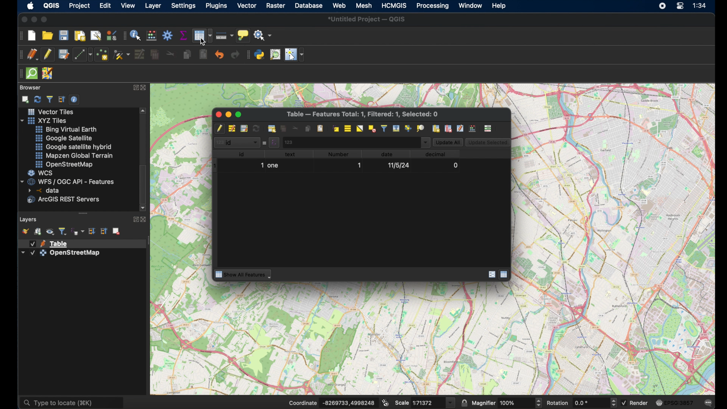  What do you see at coordinates (168, 36) in the screenshot?
I see `toolbox` at bounding box center [168, 36].